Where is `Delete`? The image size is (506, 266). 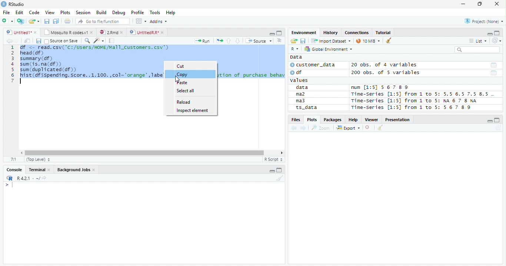 Delete is located at coordinates (369, 128).